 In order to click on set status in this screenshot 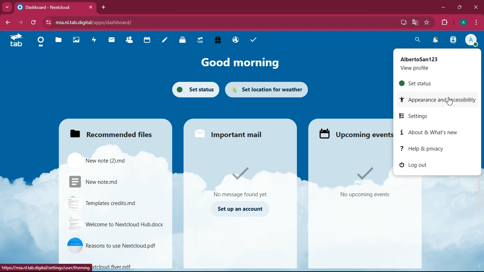, I will do `click(193, 91)`.